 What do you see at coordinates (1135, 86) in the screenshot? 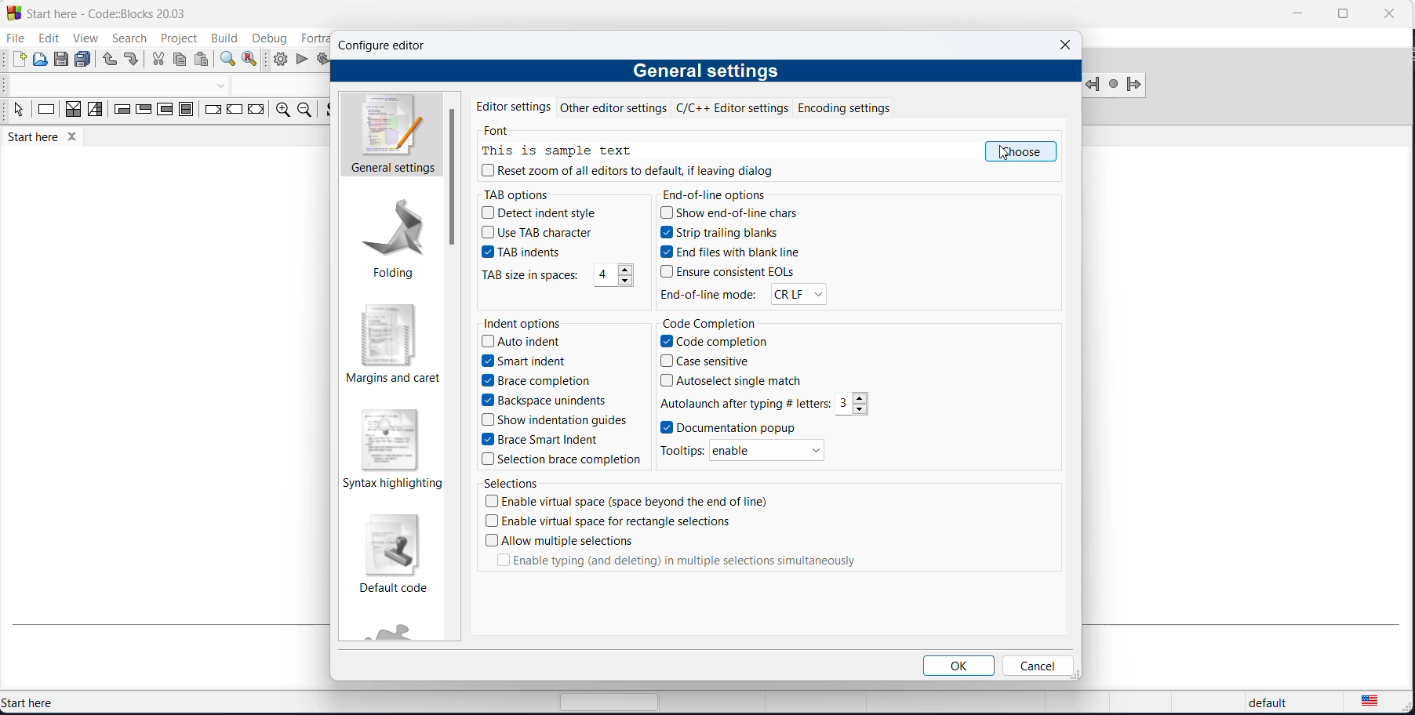
I see `jump forward` at bounding box center [1135, 86].